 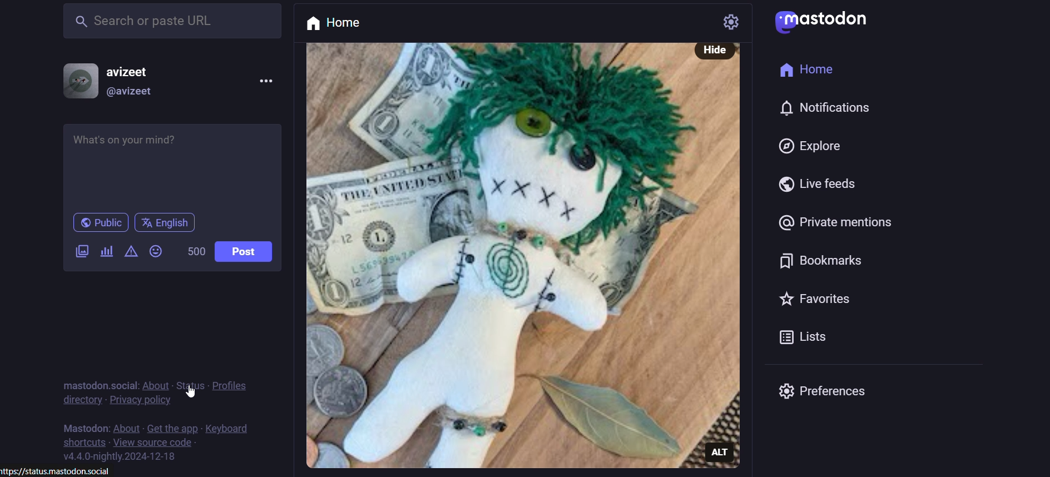 What do you see at coordinates (802, 339) in the screenshot?
I see `lists` at bounding box center [802, 339].